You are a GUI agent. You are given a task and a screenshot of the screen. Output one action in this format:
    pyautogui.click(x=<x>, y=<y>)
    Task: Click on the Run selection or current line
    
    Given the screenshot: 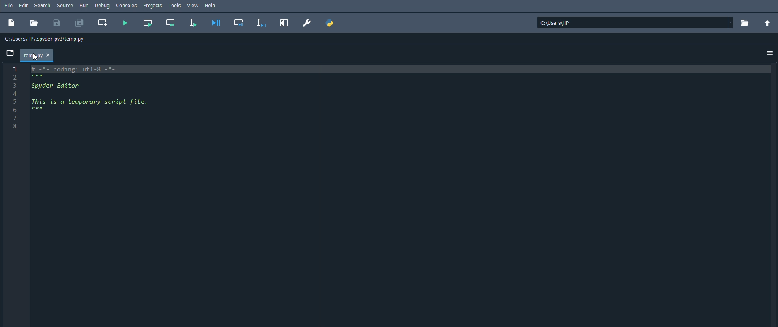 What is the action you would take?
    pyautogui.click(x=192, y=23)
    